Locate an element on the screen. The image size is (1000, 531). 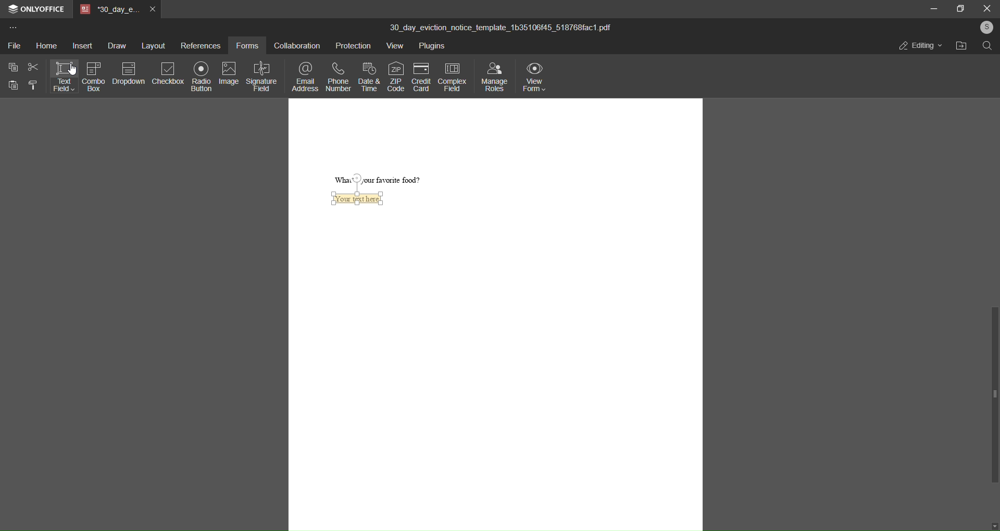
onlyoffice is located at coordinates (44, 9).